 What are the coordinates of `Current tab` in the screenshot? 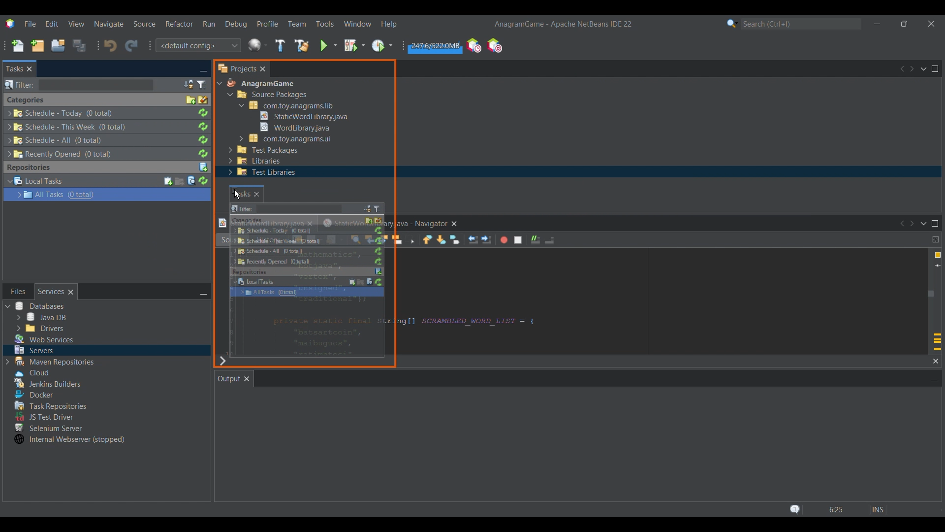 It's located at (15, 69).